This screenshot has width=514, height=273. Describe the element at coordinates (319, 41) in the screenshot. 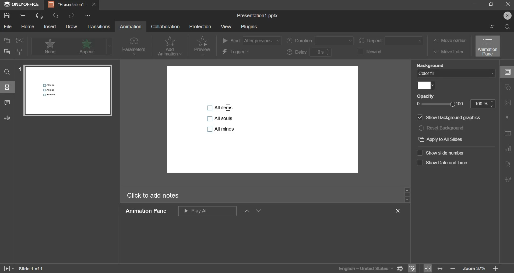

I see `duration` at that location.